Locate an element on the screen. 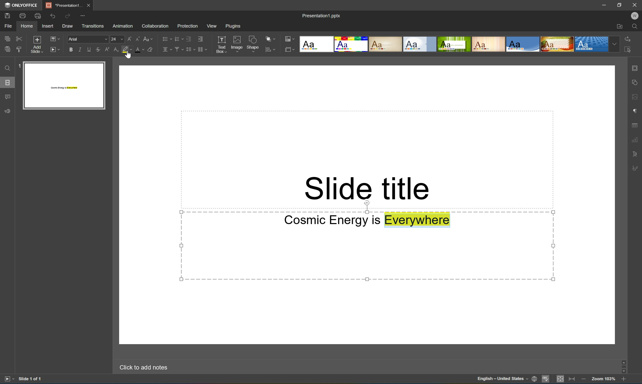 The image size is (642, 384). Increase indent is located at coordinates (202, 39).